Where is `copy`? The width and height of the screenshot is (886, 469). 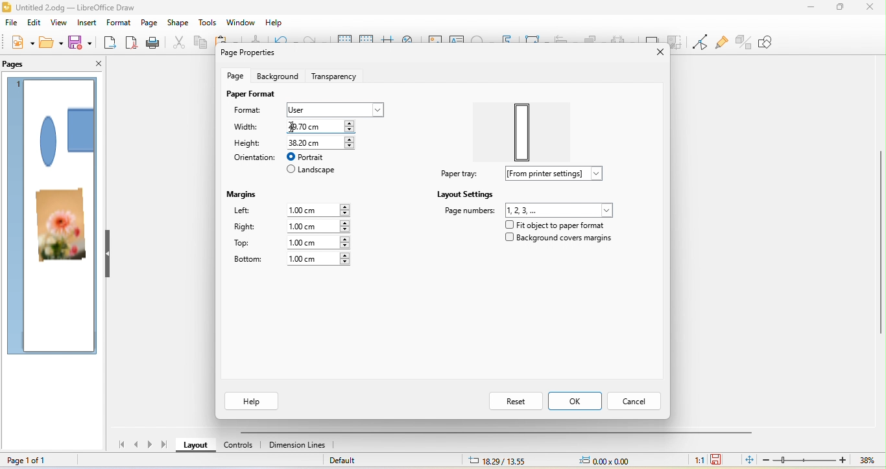
copy is located at coordinates (201, 43).